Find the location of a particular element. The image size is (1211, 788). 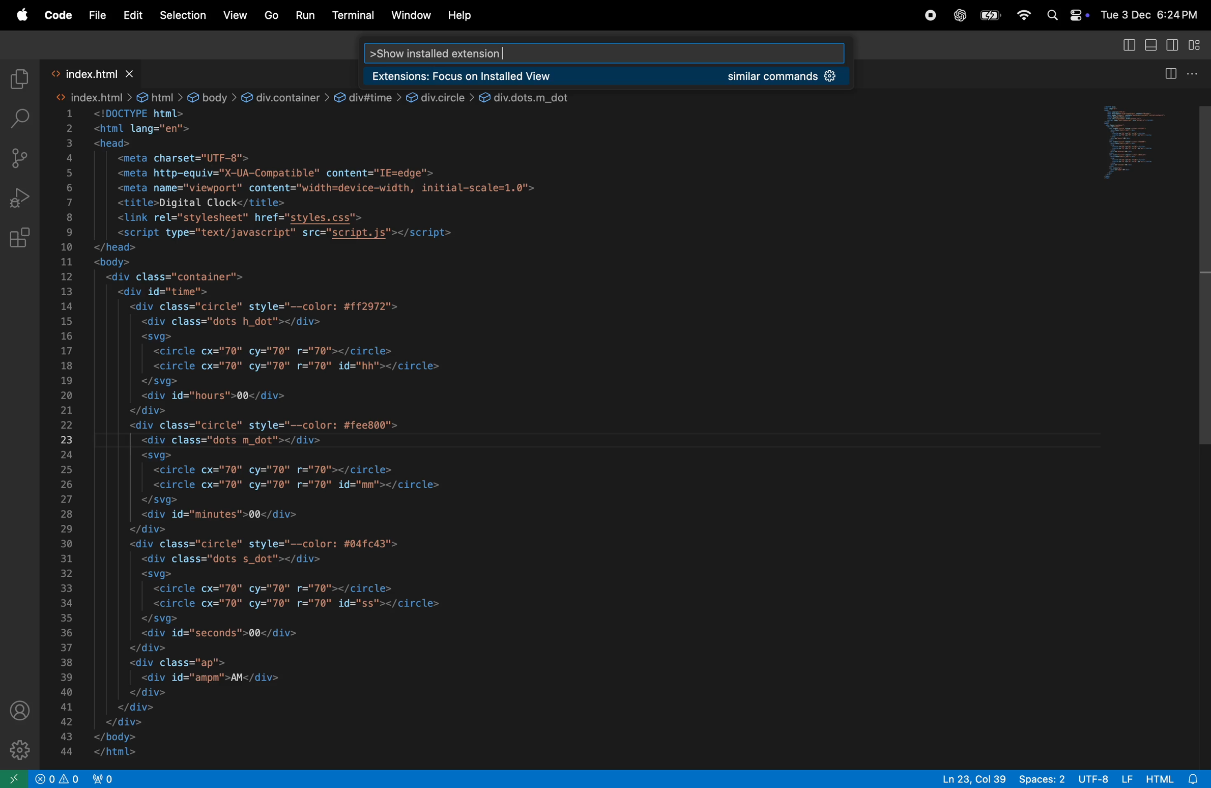

source control is located at coordinates (17, 156).